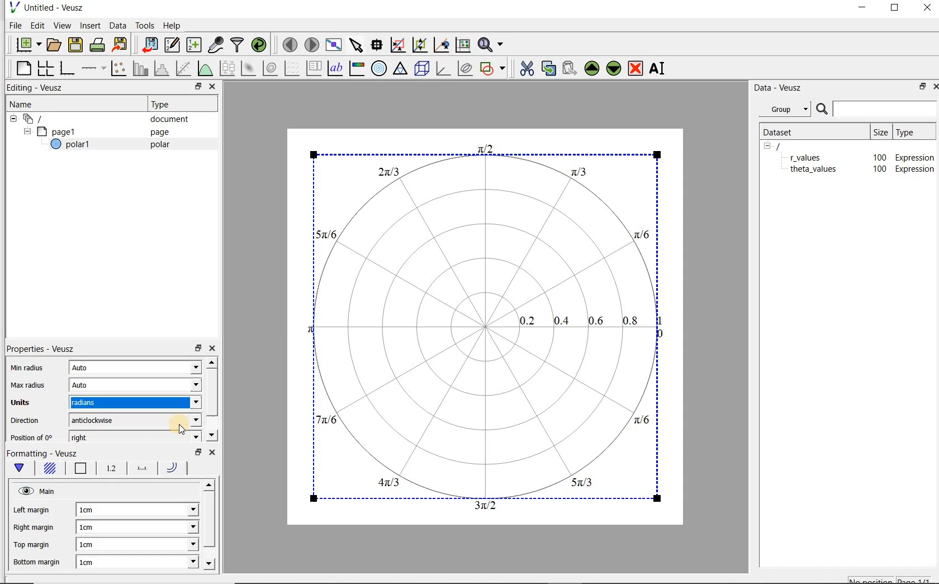 The image size is (939, 584). What do you see at coordinates (788, 111) in the screenshot?
I see `Group` at bounding box center [788, 111].